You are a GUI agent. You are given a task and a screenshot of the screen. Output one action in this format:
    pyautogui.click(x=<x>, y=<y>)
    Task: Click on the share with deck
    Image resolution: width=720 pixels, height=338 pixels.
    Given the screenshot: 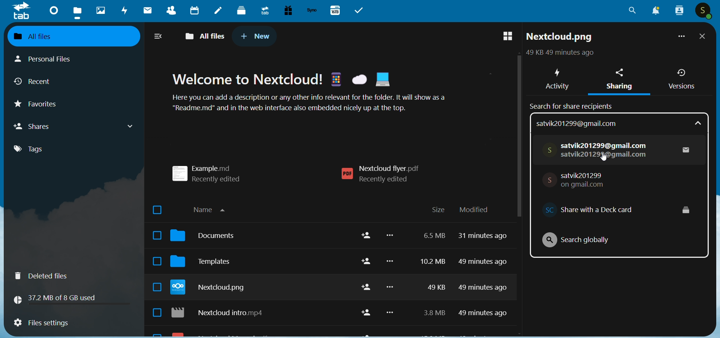 What is the action you would take?
    pyautogui.click(x=610, y=210)
    